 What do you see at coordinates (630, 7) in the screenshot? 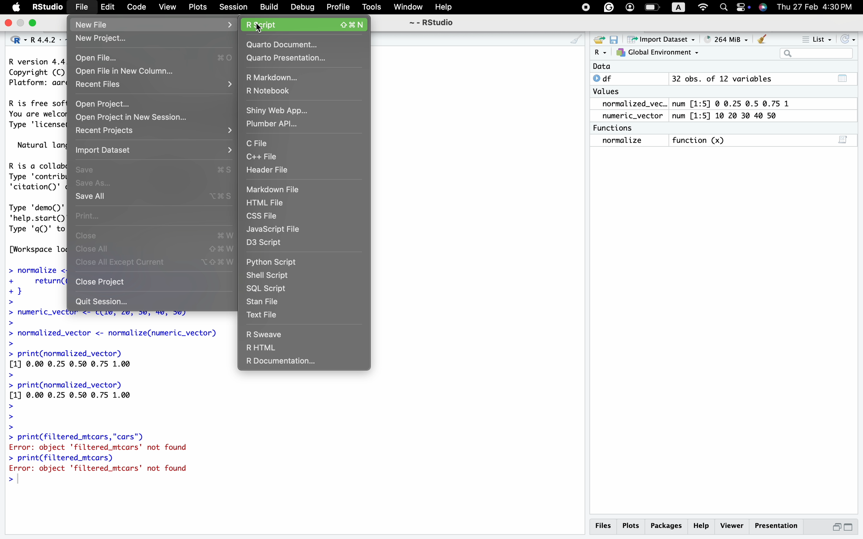
I see `profile` at bounding box center [630, 7].